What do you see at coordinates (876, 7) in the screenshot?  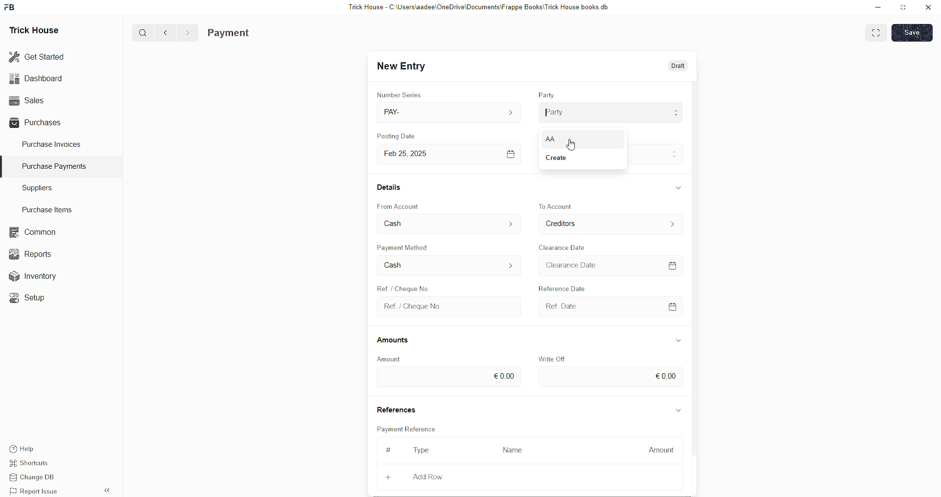 I see `minimise down` at bounding box center [876, 7].